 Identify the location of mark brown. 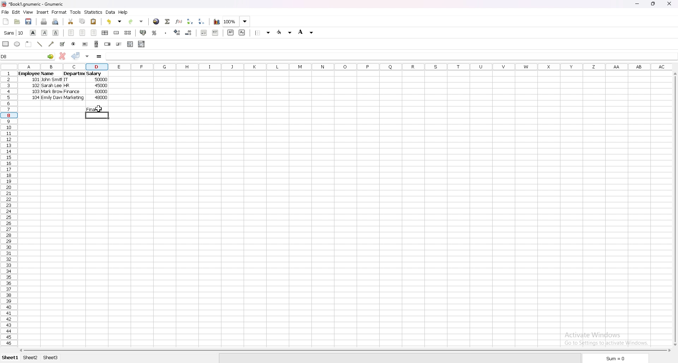
(52, 92).